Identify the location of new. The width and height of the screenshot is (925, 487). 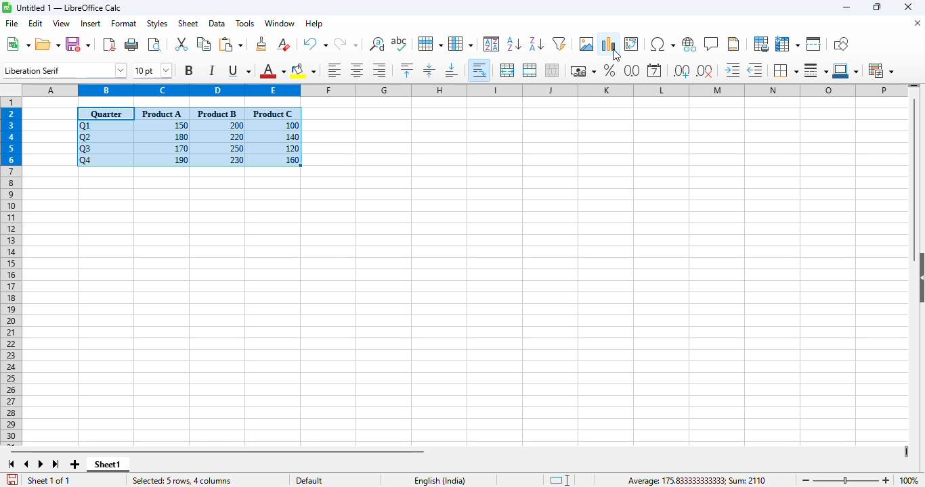
(18, 43).